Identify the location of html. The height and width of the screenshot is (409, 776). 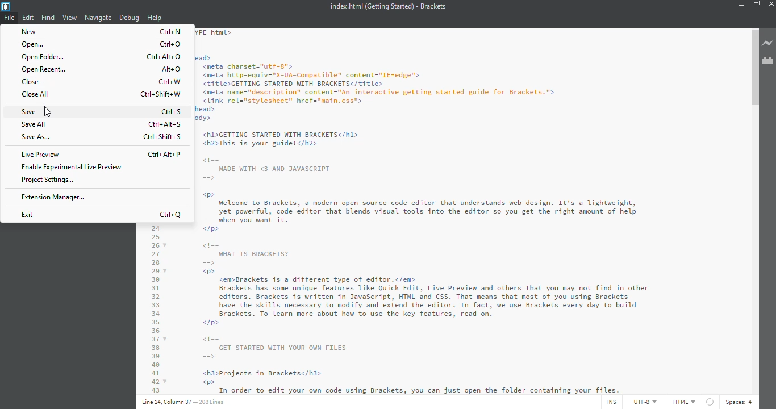
(684, 402).